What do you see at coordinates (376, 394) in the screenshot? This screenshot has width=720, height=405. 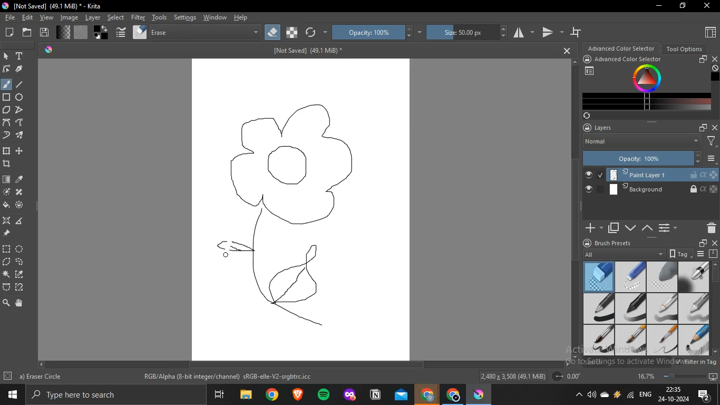 I see `Application` at bounding box center [376, 394].